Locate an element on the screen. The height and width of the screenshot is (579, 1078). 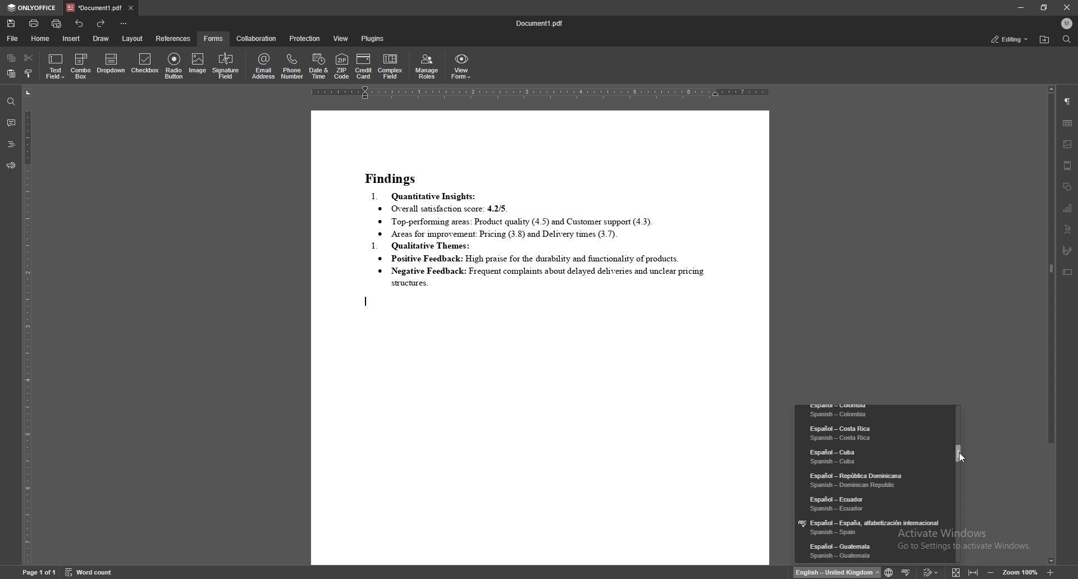
paste is located at coordinates (11, 73).